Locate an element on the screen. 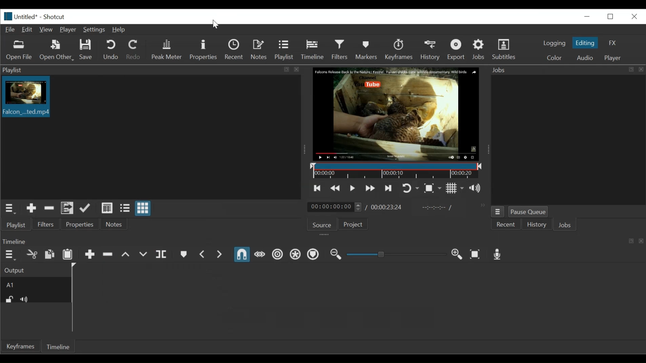 The width and height of the screenshot is (646, 363). Ripple Delete is located at coordinates (108, 255).